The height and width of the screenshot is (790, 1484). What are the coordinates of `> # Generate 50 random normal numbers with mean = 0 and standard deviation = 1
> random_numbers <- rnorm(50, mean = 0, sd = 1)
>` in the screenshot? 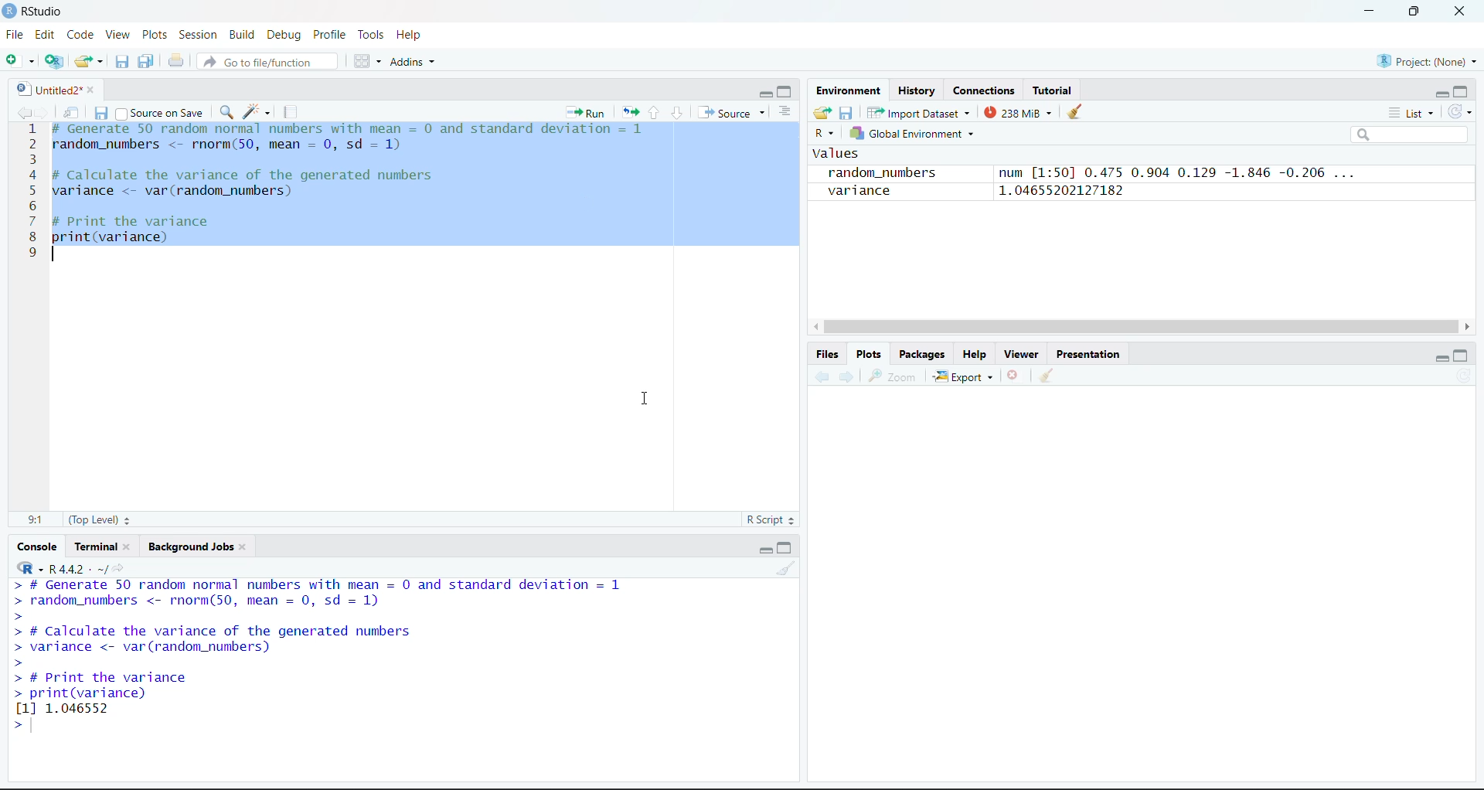 It's located at (318, 601).